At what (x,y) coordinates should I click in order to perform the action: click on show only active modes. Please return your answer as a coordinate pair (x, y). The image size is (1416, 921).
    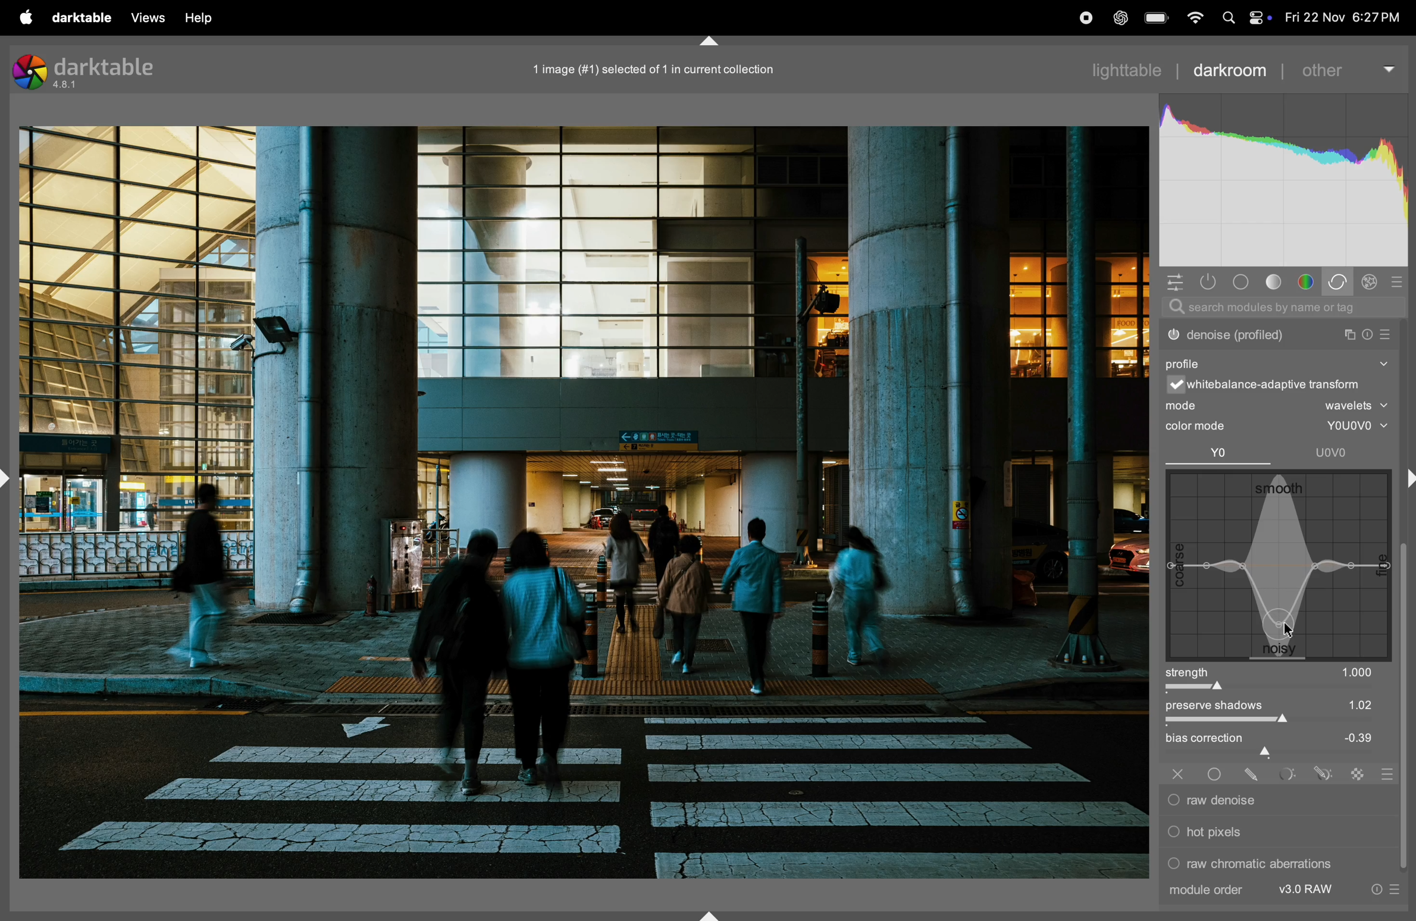
    Looking at the image, I should click on (1211, 283).